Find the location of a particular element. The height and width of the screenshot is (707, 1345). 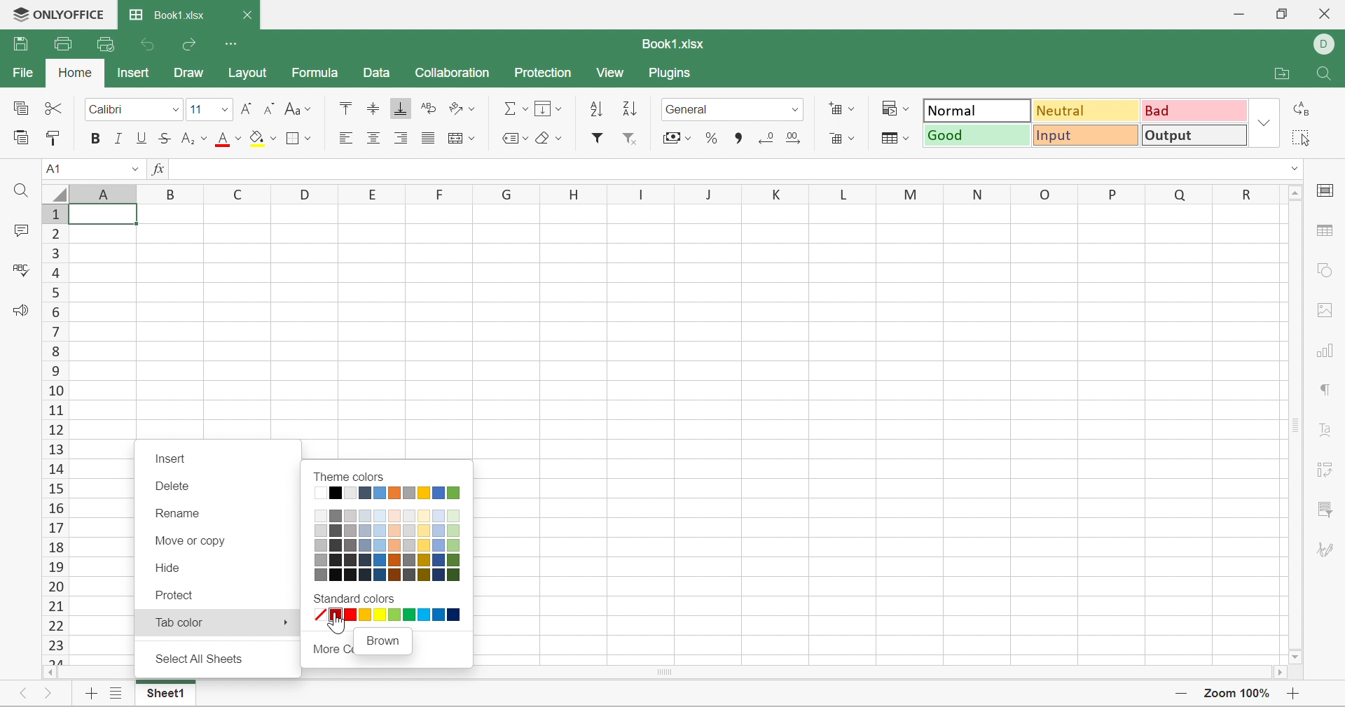

Q is located at coordinates (1180, 192).